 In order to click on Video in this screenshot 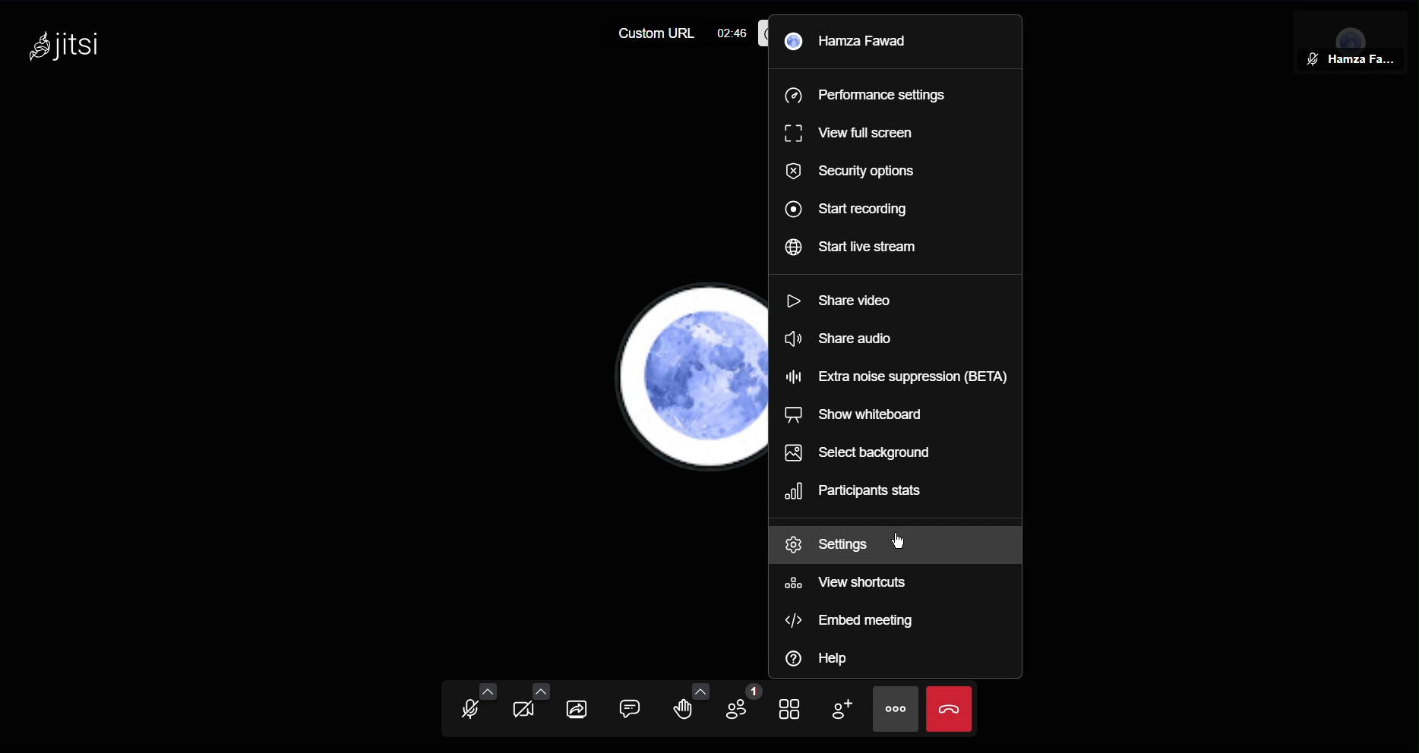, I will do `click(523, 710)`.